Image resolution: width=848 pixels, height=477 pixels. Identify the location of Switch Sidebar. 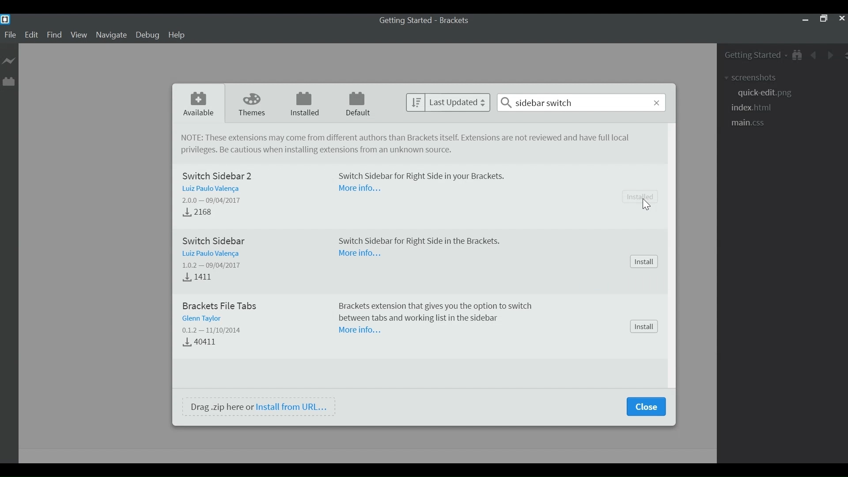
(214, 240).